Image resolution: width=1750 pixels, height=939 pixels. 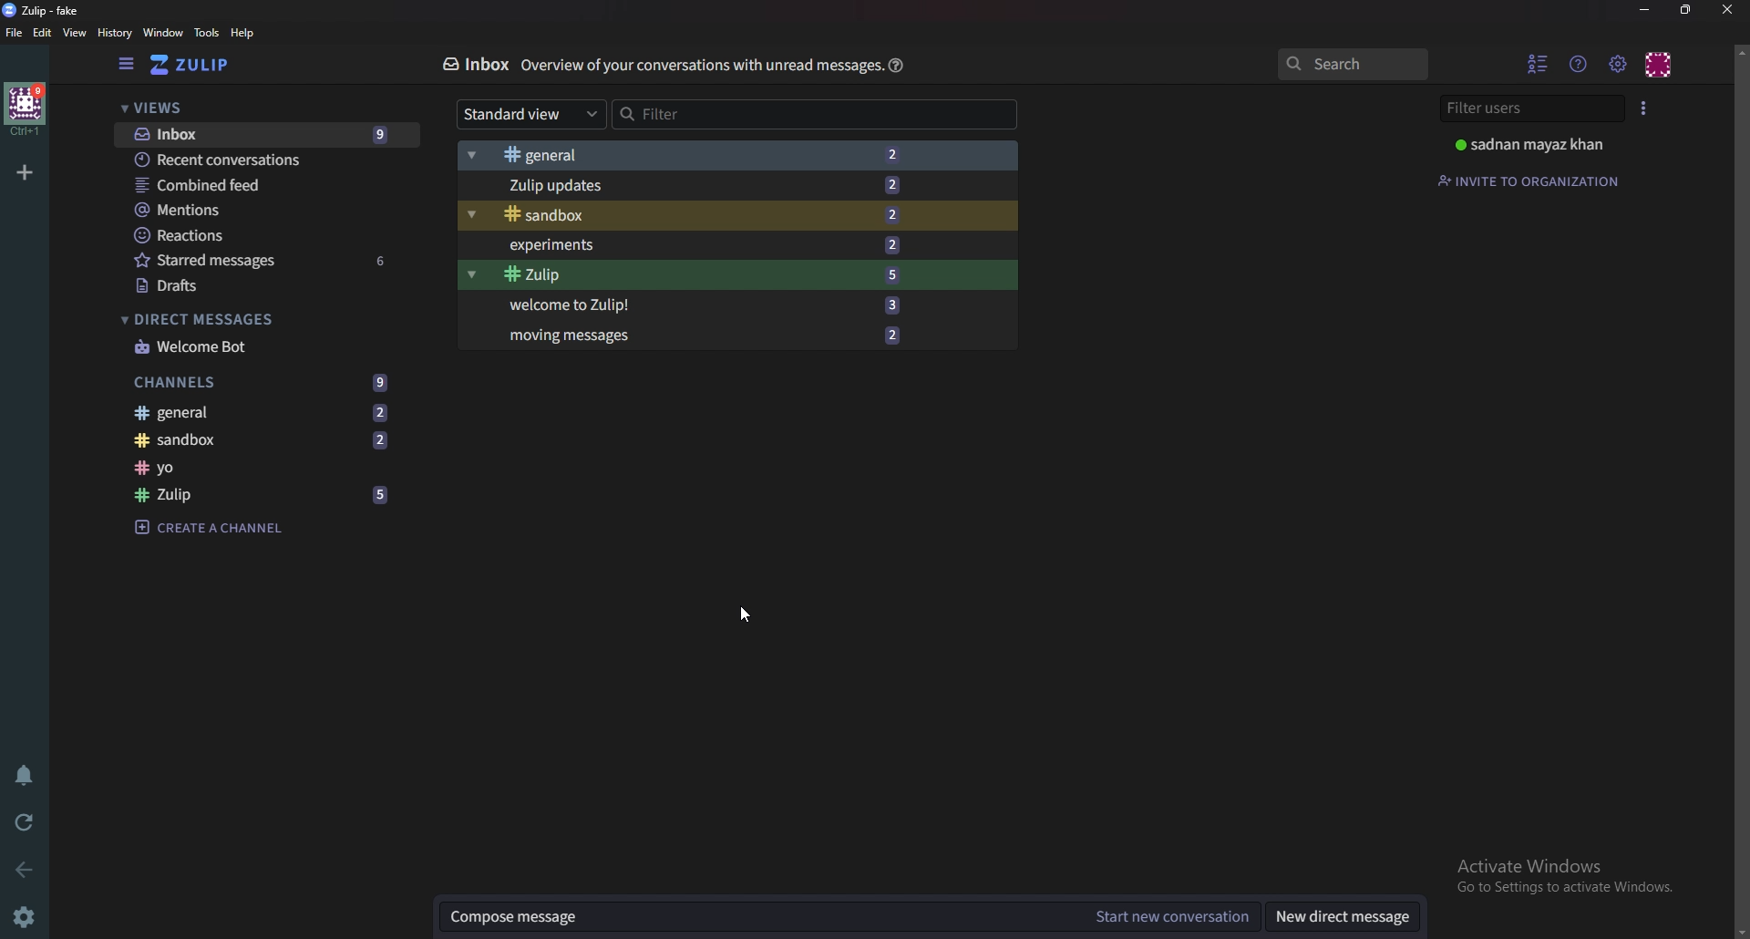 I want to click on cursor, so click(x=746, y=611).